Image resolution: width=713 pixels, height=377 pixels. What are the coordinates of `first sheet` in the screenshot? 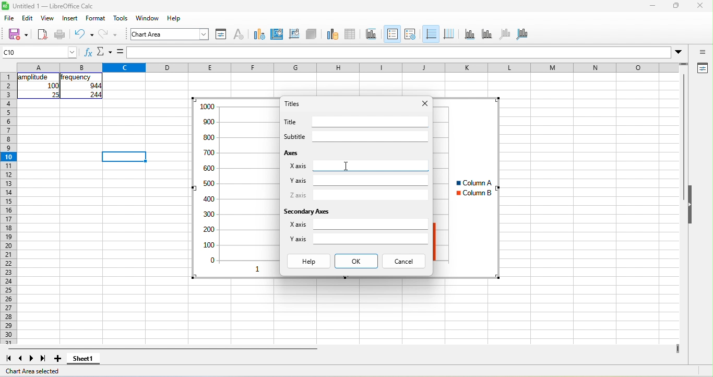 It's located at (8, 359).